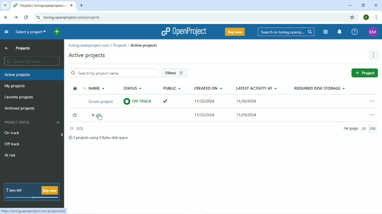 The width and height of the screenshot is (382, 214). What do you see at coordinates (366, 17) in the screenshot?
I see `Account` at bounding box center [366, 17].